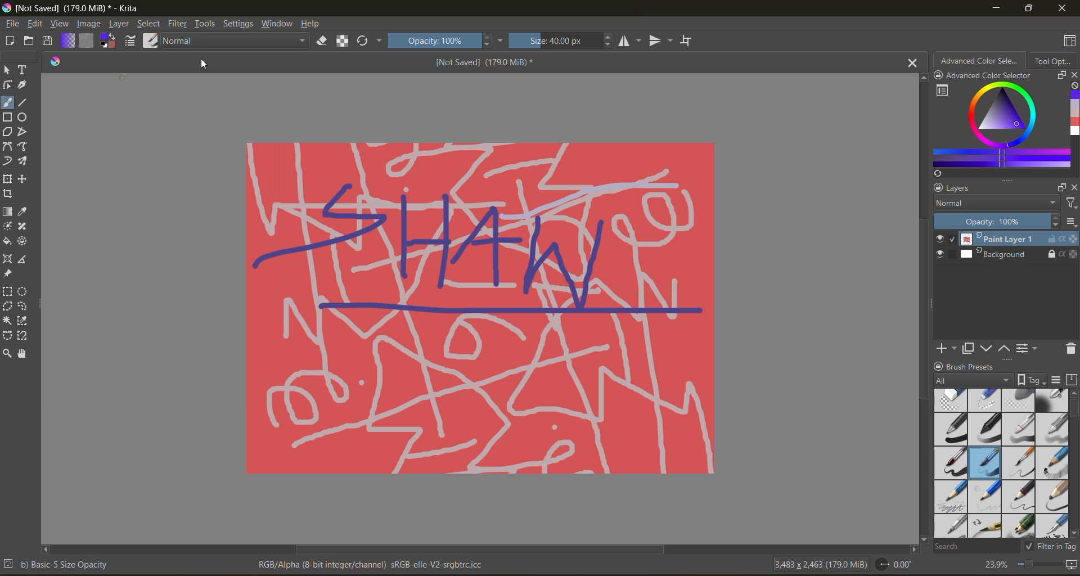 This screenshot has height=576, width=1080. What do you see at coordinates (1070, 222) in the screenshot?
I see `options` at bounding box center [1070, 222].